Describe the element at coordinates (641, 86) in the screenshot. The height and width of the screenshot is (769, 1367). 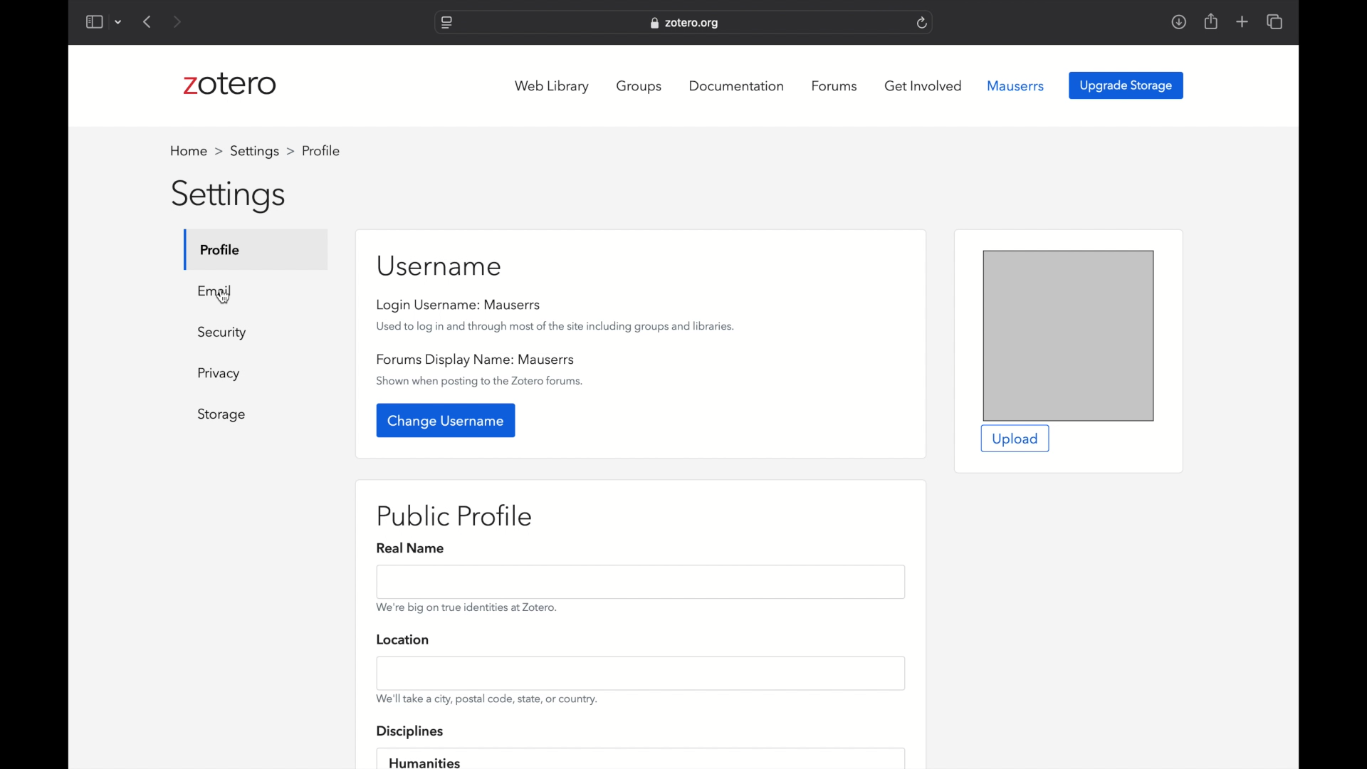
I see `group` at that location.